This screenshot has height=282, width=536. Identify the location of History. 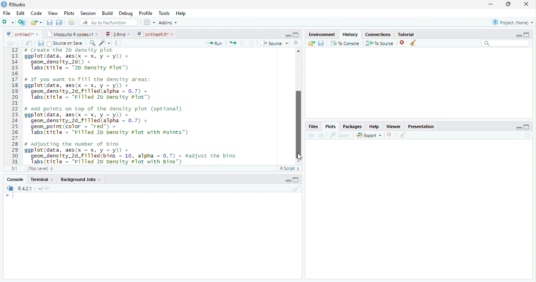
(350, 34).